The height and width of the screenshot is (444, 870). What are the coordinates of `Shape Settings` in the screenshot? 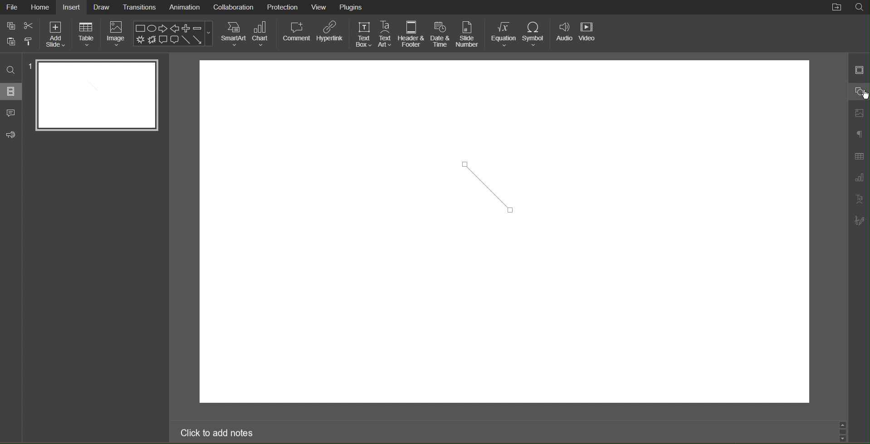 It's located at (860, 89).